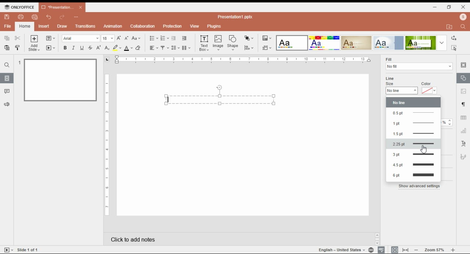 The height and width of the screenshot is (254, 470). Describe the element at coordinates (463, 17) in the screenshot. I see `profile` at that location.